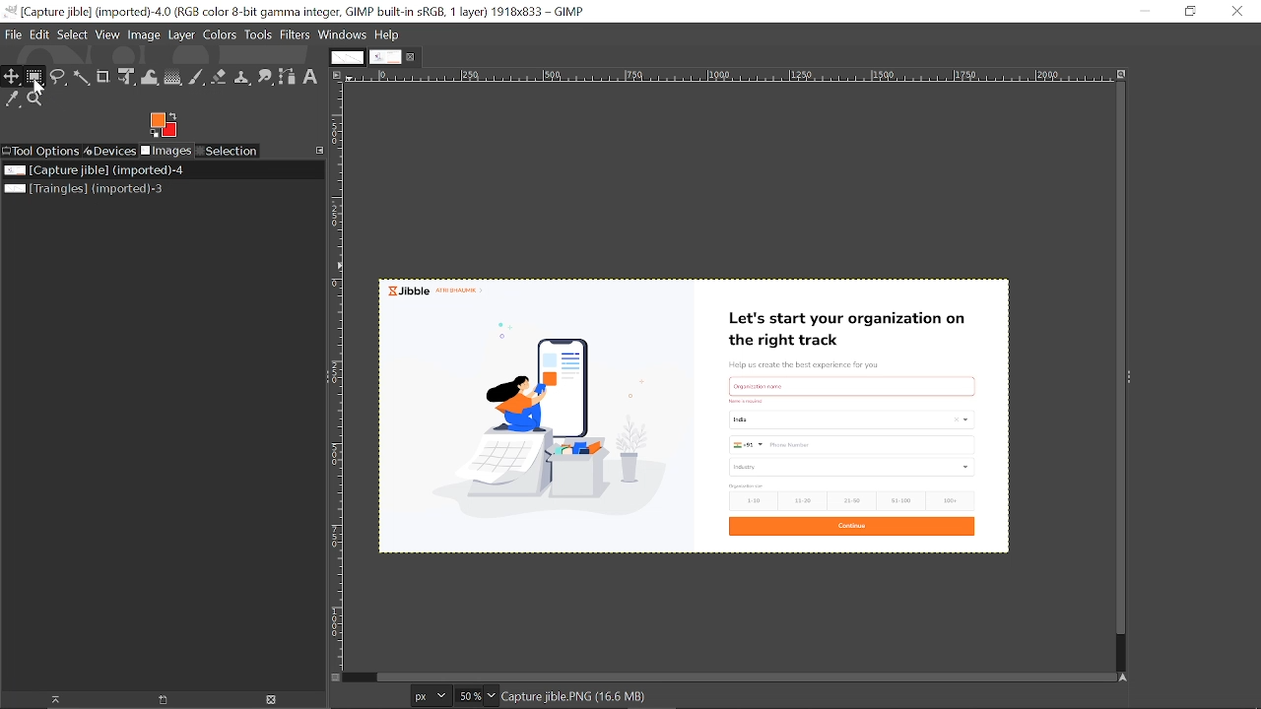  Describe the element at coordinates (169, 152) in the screenshot. I see `Images` at that location.